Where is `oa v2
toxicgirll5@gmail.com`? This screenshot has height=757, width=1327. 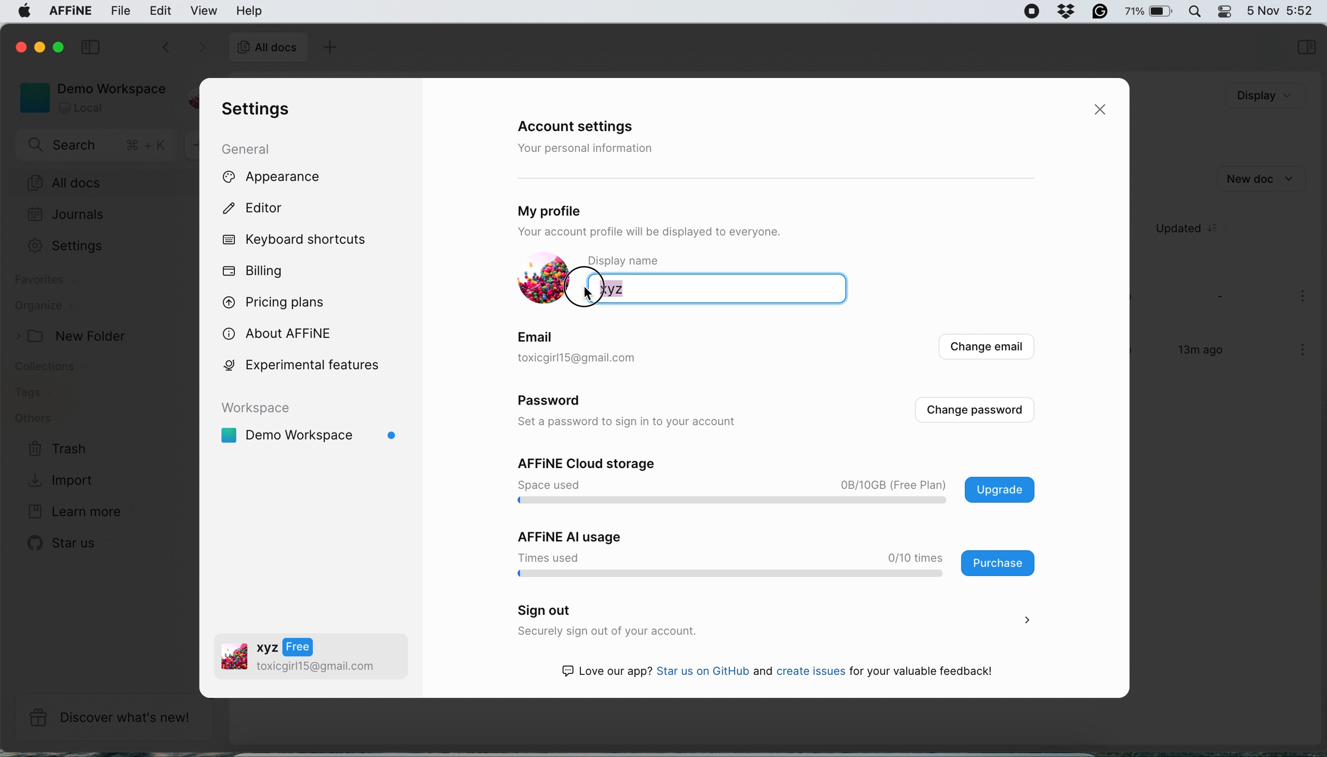 oa v2
toxicgirll5@gmail.com is located at coordinates (299, 658).